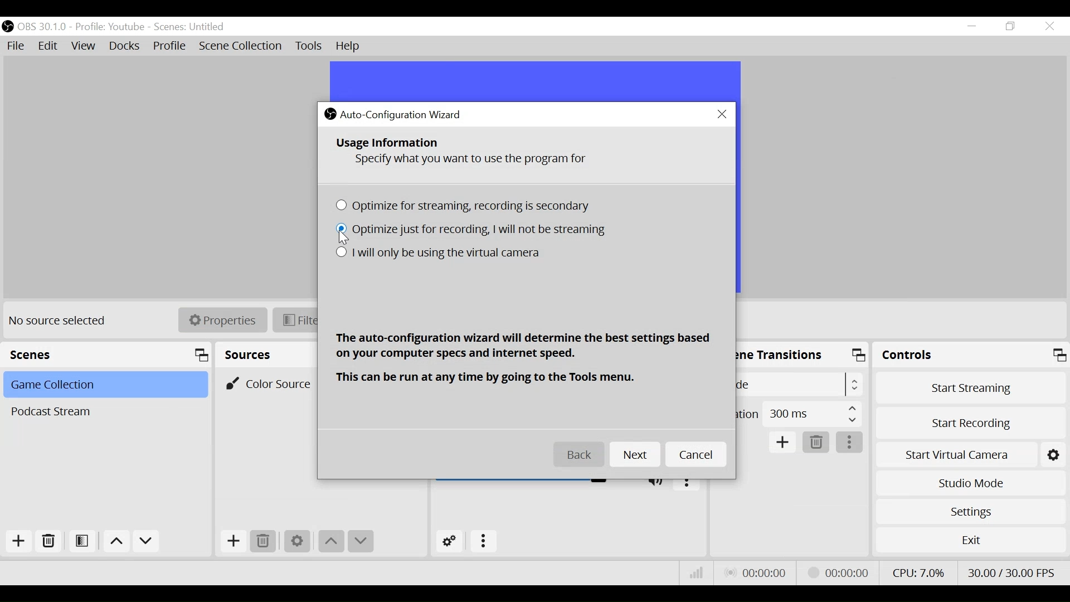 Image resolution: width=1070 pixels, height=602 pixels. Describe the element at coordinates (405, 114) in the screenshot. I see `Auto-Configuration Wizard` at that location.